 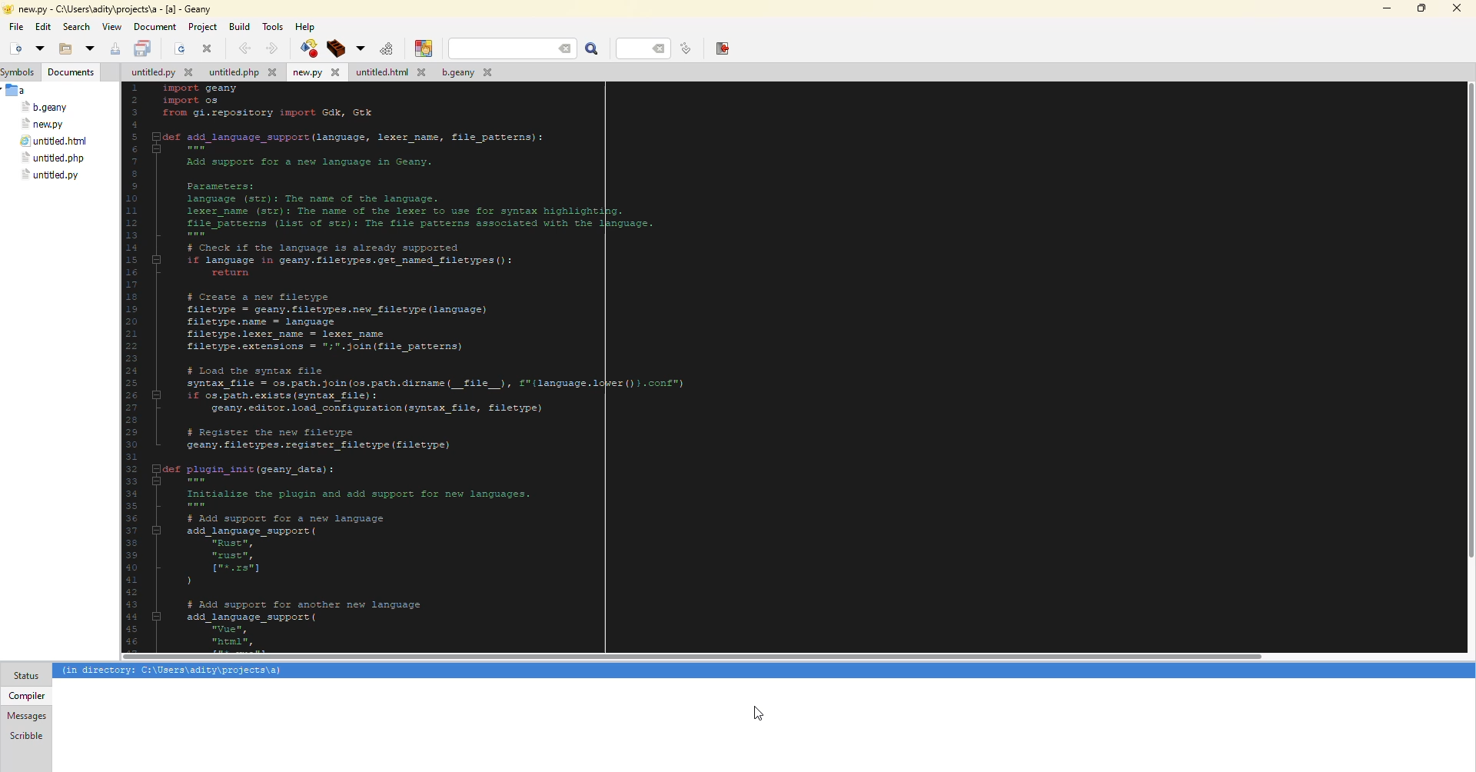 What do you see at coordinates (1456, 8) in the screenshot?
I see `close` at bounding box center [1456, 8].